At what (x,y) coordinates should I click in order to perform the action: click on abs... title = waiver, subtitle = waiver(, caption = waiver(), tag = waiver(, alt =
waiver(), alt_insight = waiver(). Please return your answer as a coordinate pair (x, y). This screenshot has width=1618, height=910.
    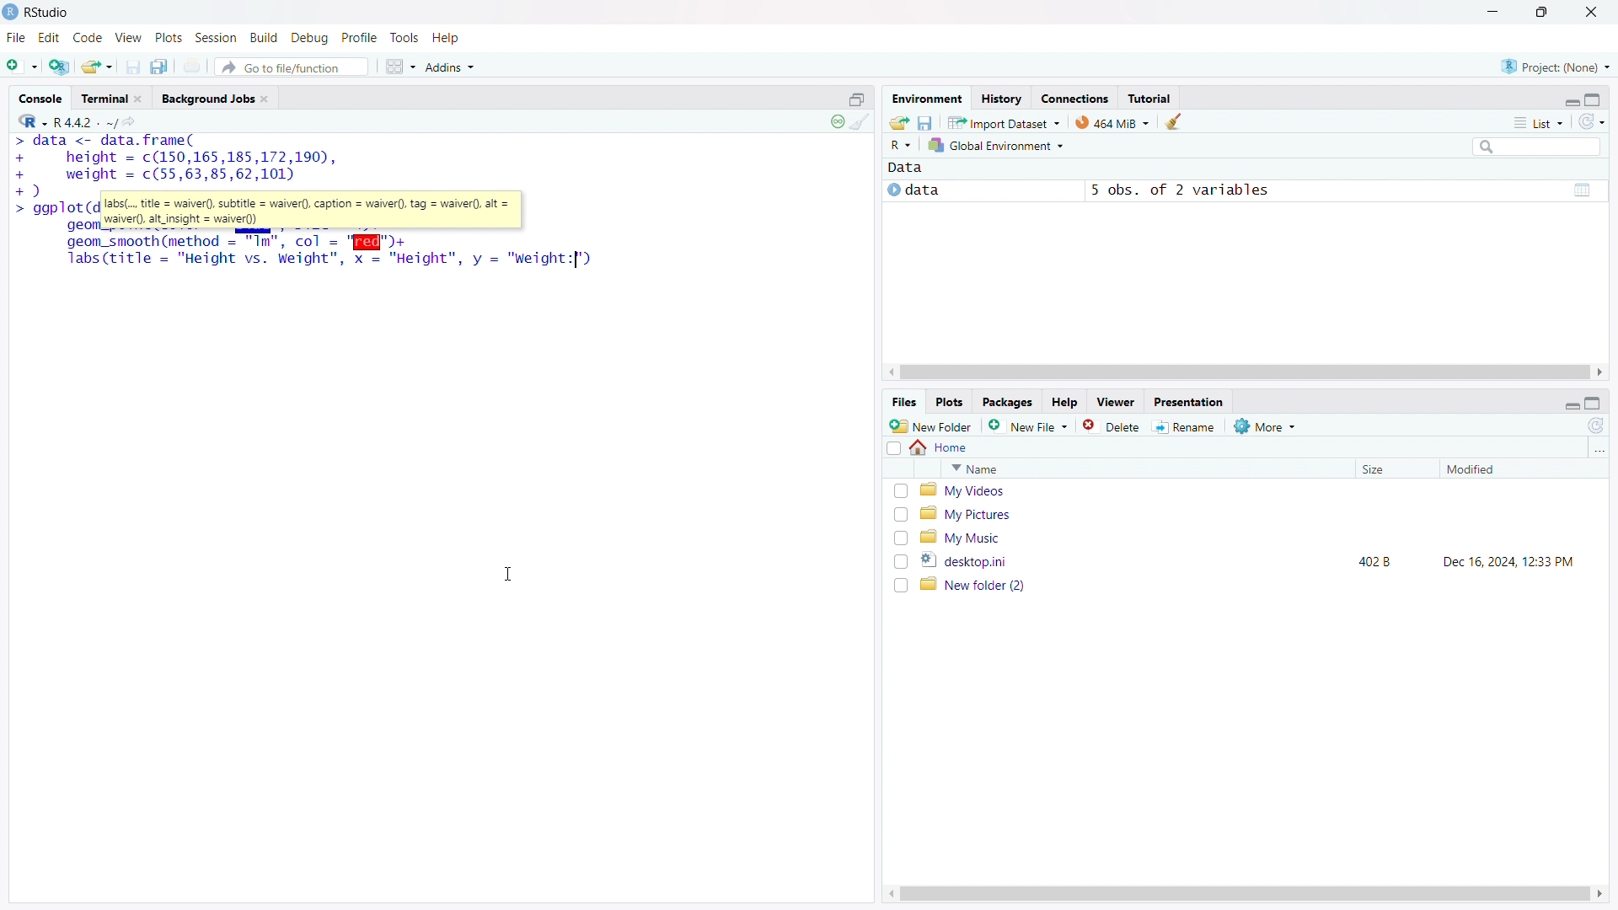
    Looking at the image, I should click on (312, 211).